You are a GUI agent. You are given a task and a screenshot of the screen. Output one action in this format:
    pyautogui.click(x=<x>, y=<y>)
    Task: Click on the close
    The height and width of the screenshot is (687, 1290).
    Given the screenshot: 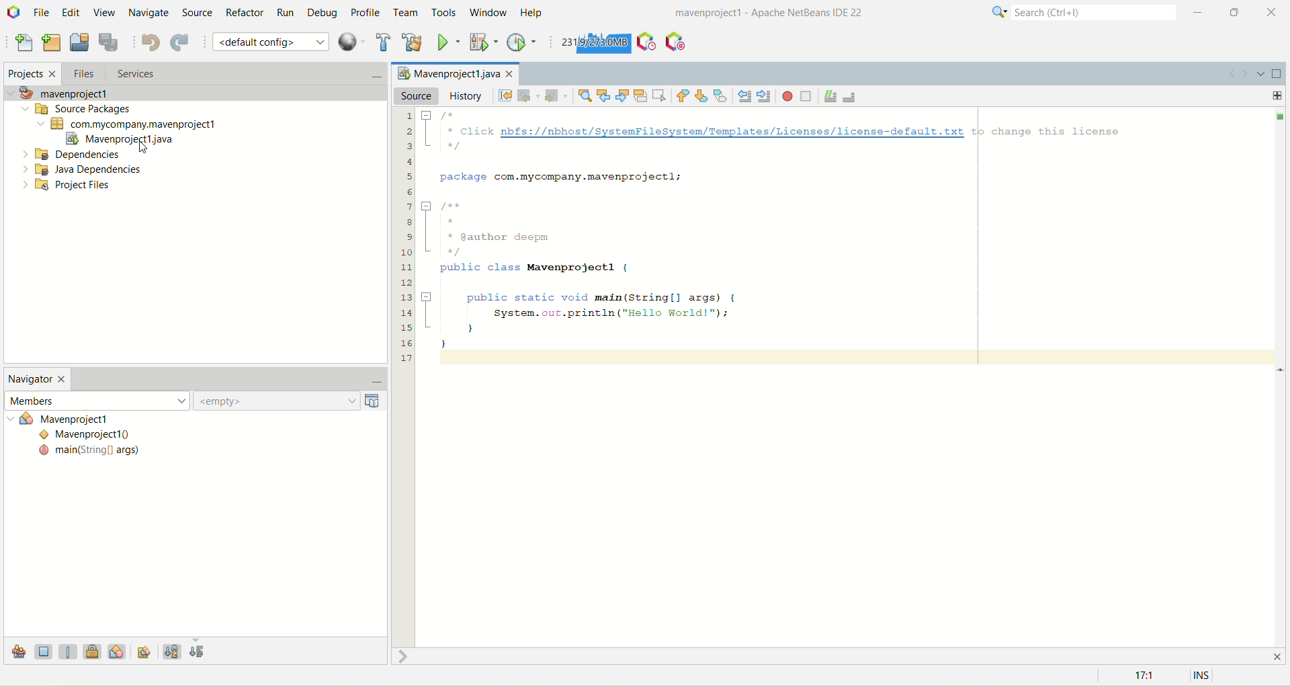 What is the action you would take?
    pyautogui.click(x=1275, y=11)
    